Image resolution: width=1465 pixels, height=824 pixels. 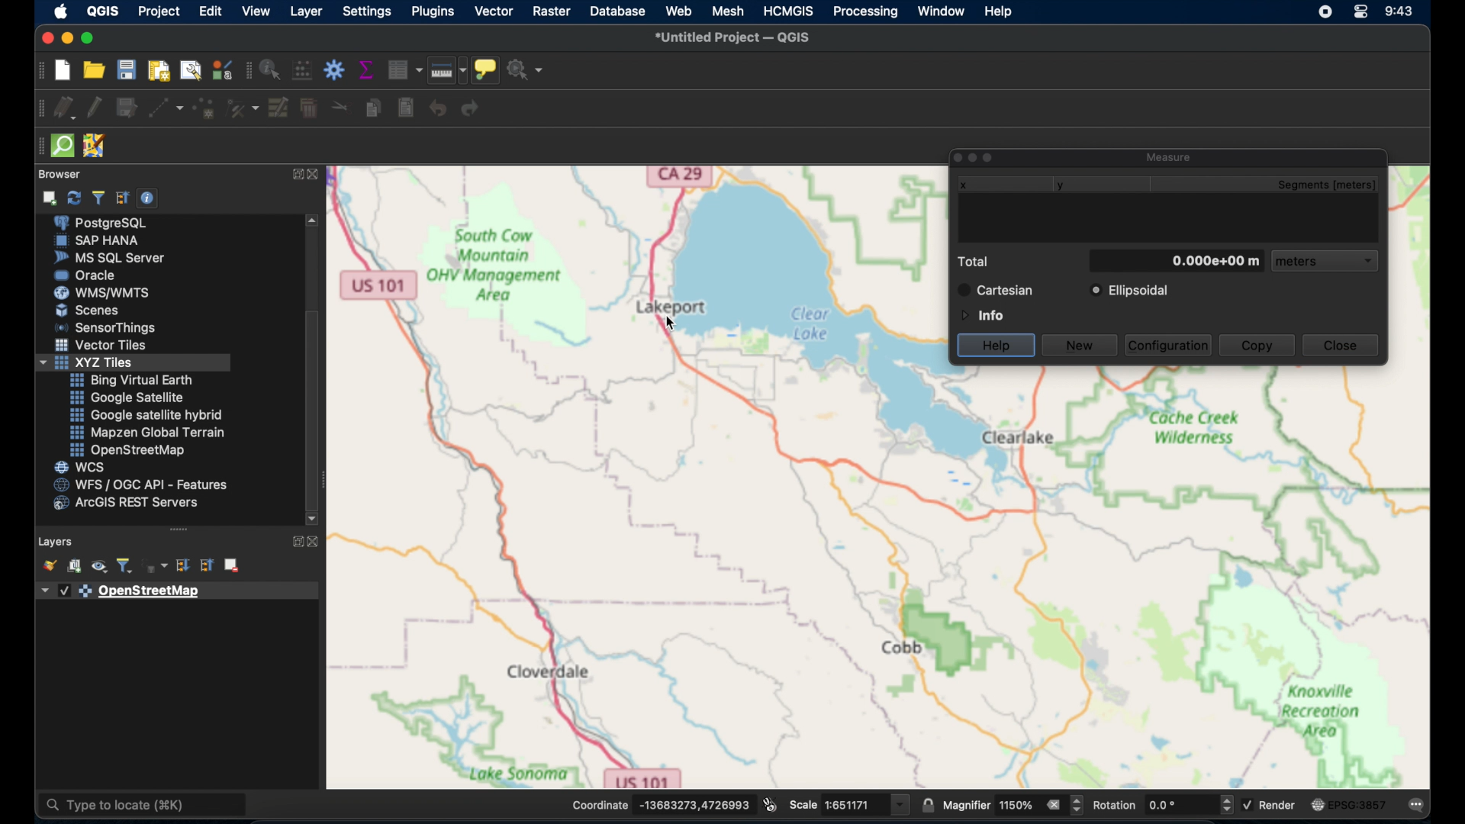 I want to click on attributes. toolbar, so click(x=246, y=71).